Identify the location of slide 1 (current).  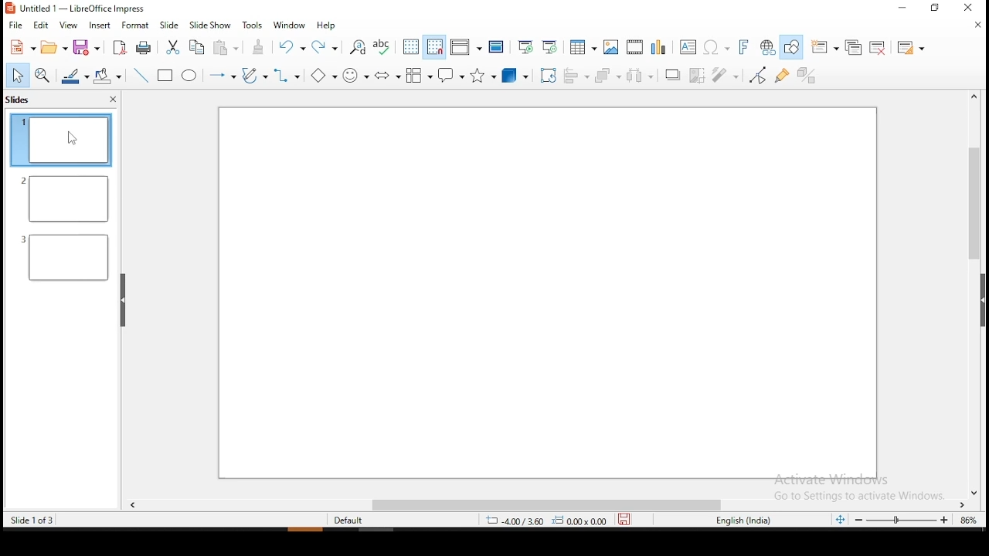
(62, 140).